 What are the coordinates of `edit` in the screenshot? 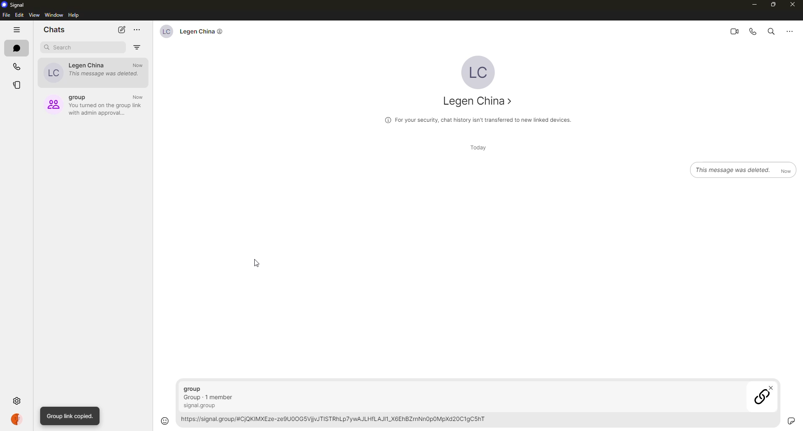 It's located at (19, 15).